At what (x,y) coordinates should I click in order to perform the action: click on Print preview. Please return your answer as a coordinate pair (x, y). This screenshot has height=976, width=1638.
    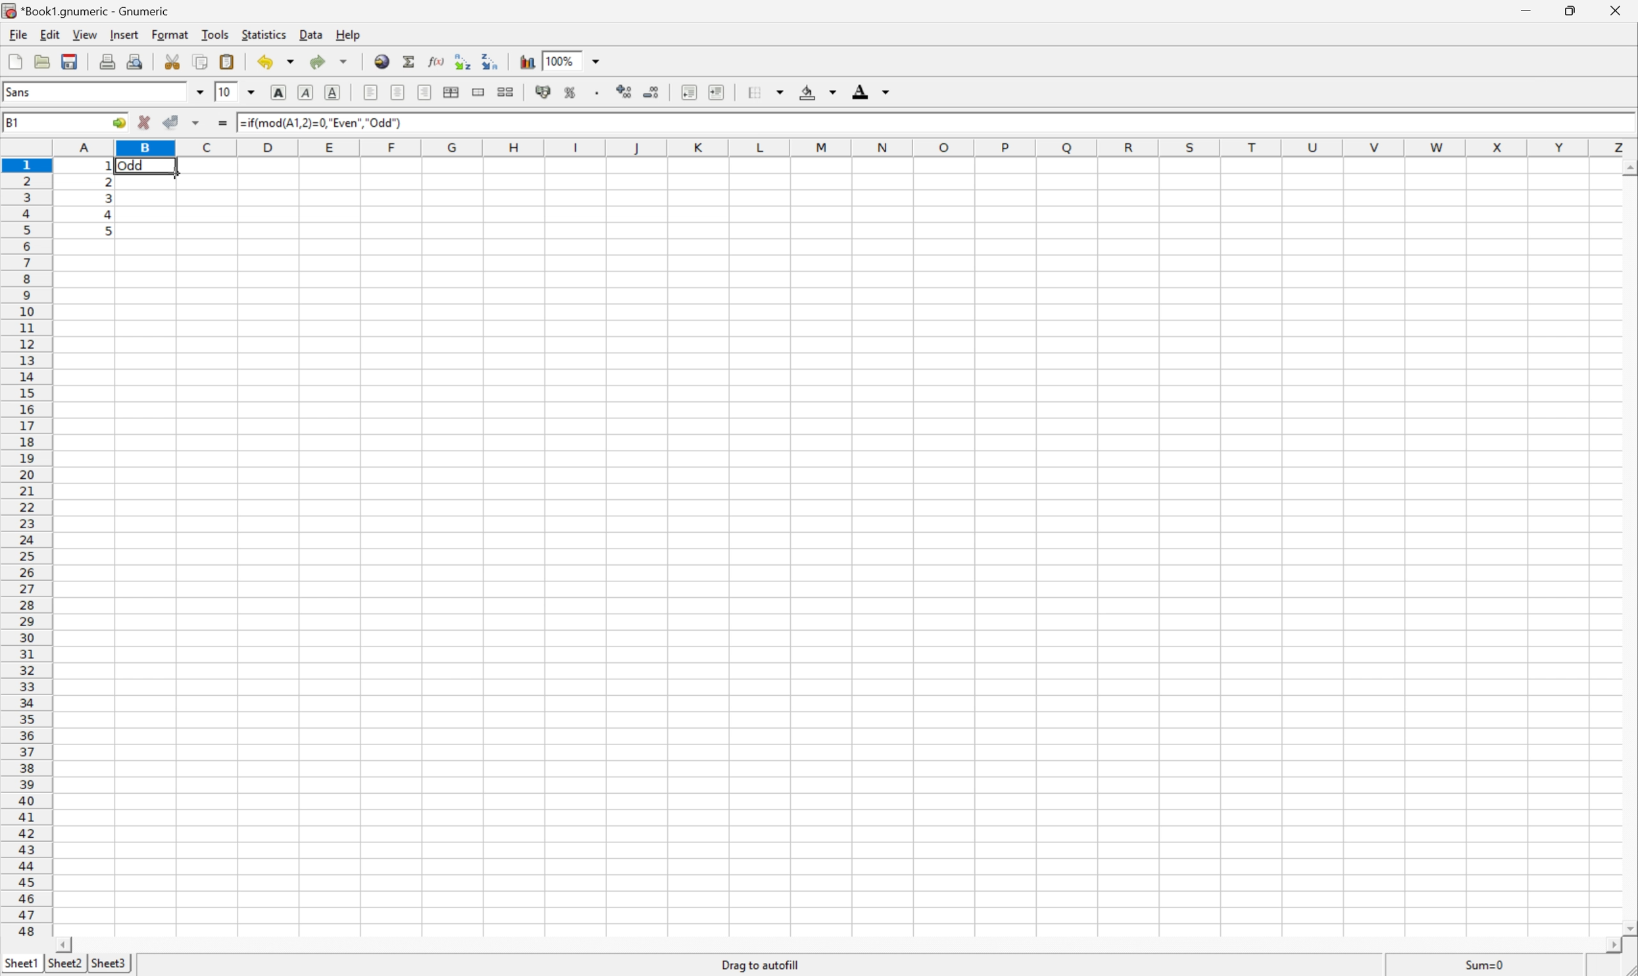
    Looking at the image, I should click on (134, 60).